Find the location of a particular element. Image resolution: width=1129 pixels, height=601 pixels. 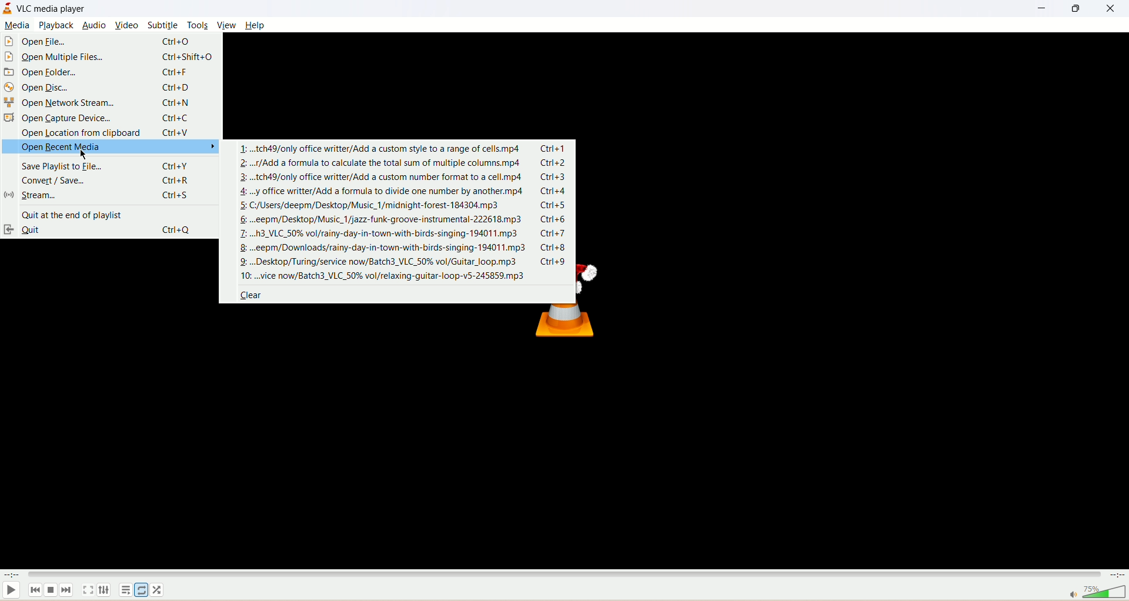

ctrl+8 is located at coordinates (556, 248).